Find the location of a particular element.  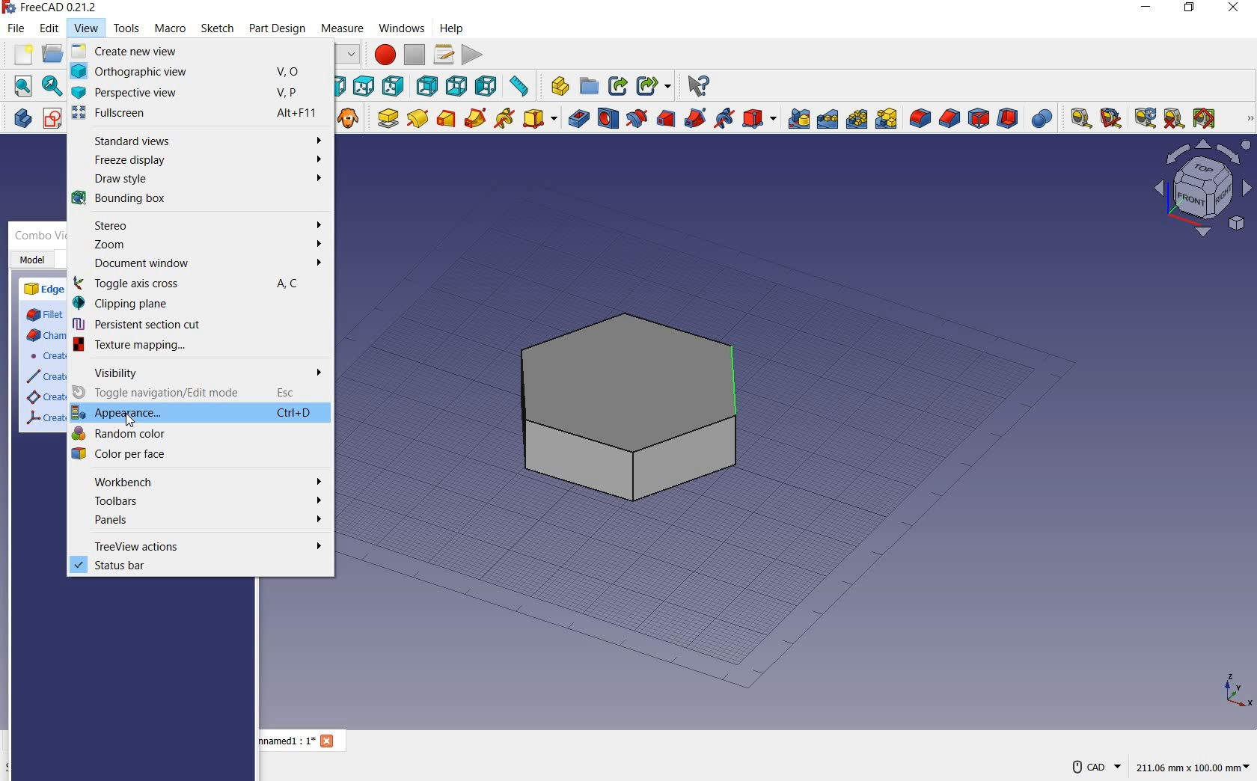

Toggle all is located at coordinates (1207, 120).